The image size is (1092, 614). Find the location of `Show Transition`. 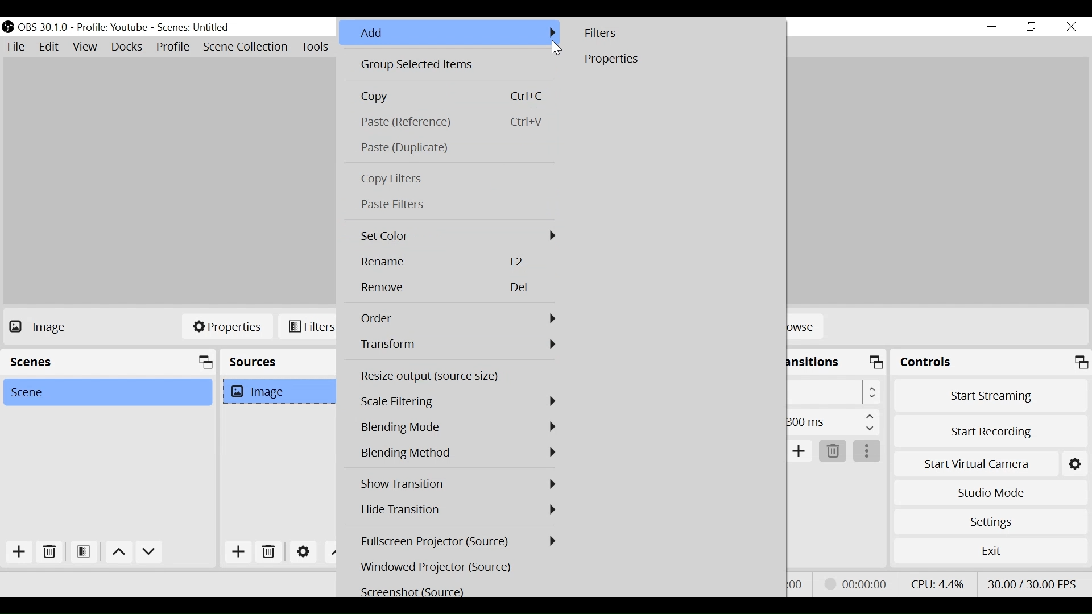

Show Transition is located at coordinates (461, 484).